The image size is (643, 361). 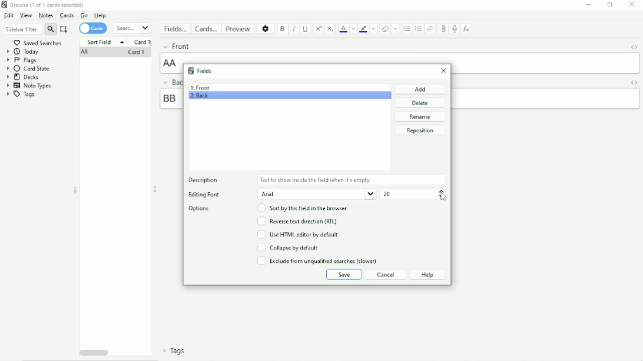 What do you see at coordinates (344, 275) in the screenshot?
I see `Save` at bounding box center [344, 275].